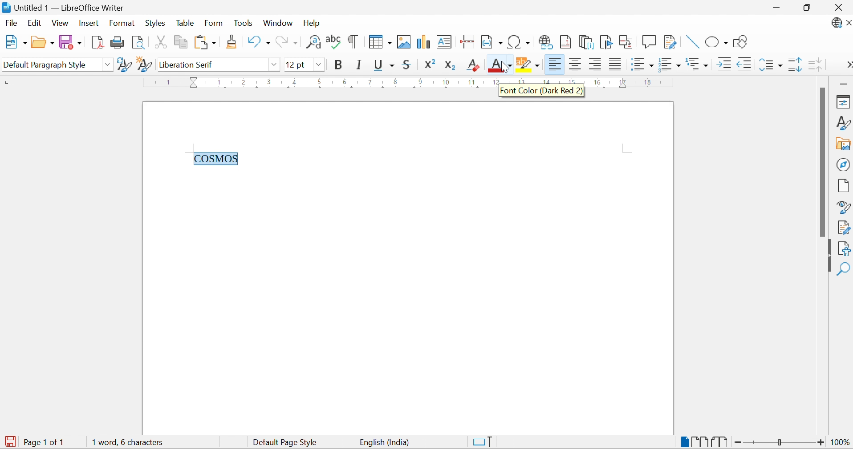 This screenshot has width=853, height=449. Describe the element at coordinates (572, 82) in the screenshot. I see `15` at that location.